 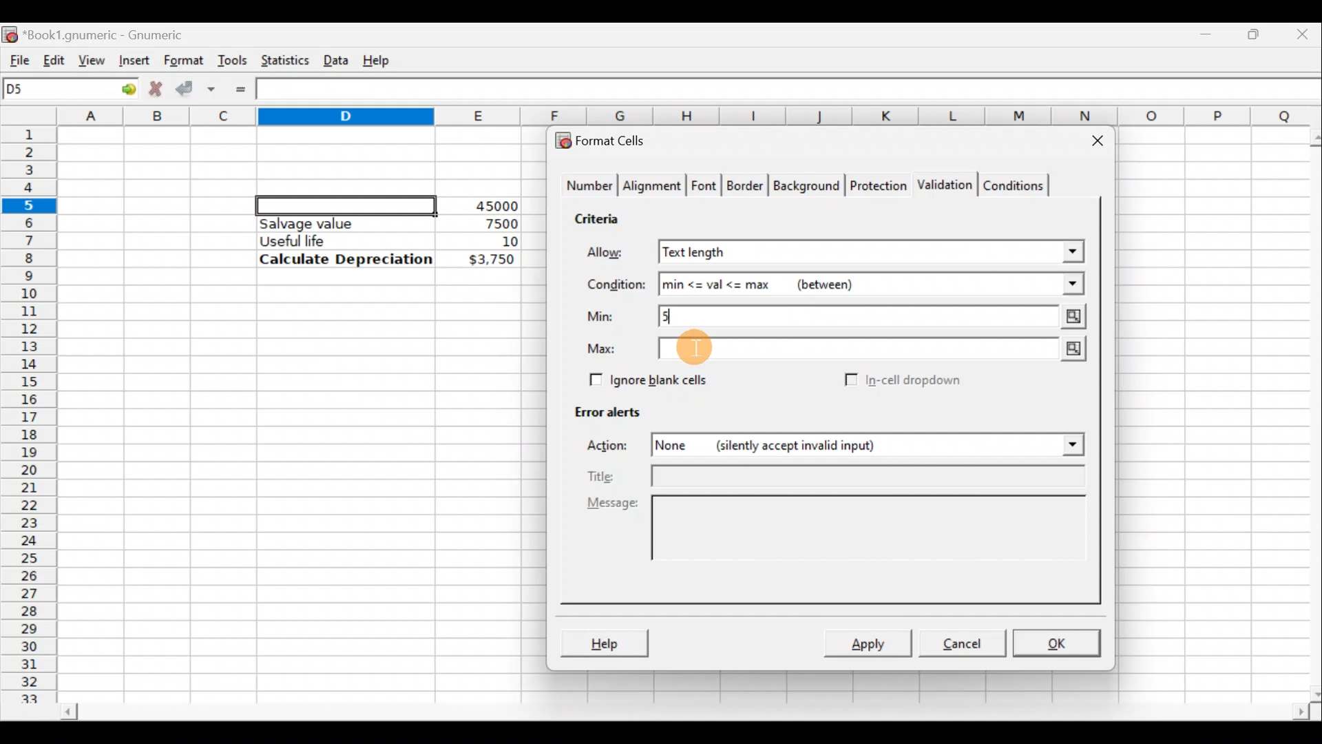 I want to click on Background, so click(x=806, y=185).